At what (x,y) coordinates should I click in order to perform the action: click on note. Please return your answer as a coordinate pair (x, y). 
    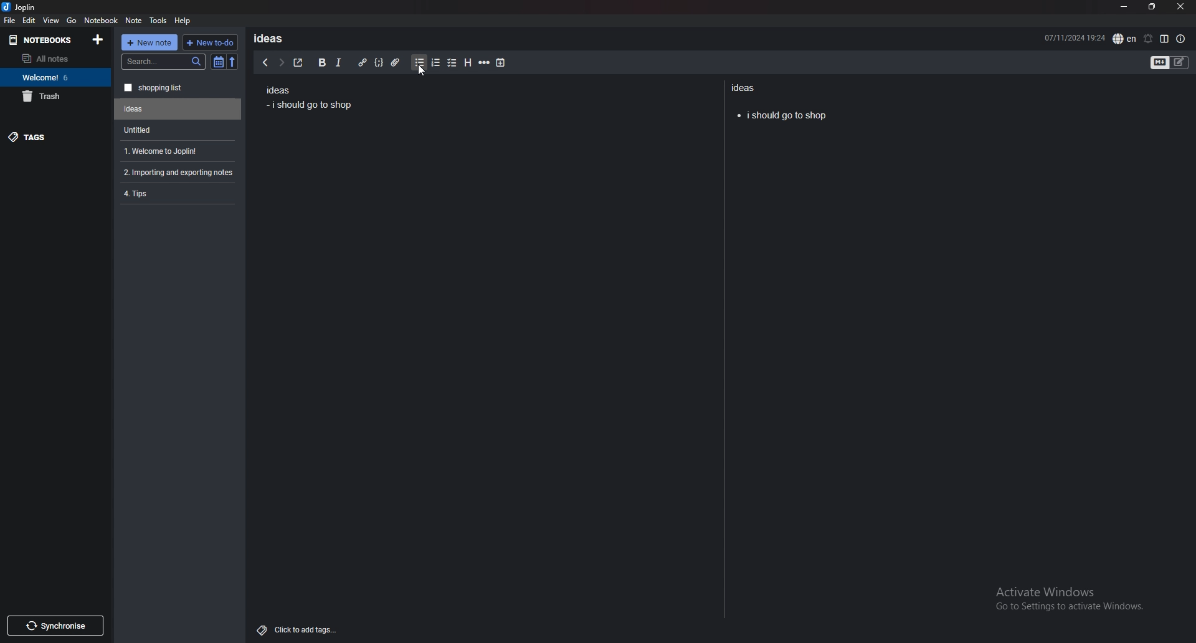
    Looking at the image, I should click on (134, 21).